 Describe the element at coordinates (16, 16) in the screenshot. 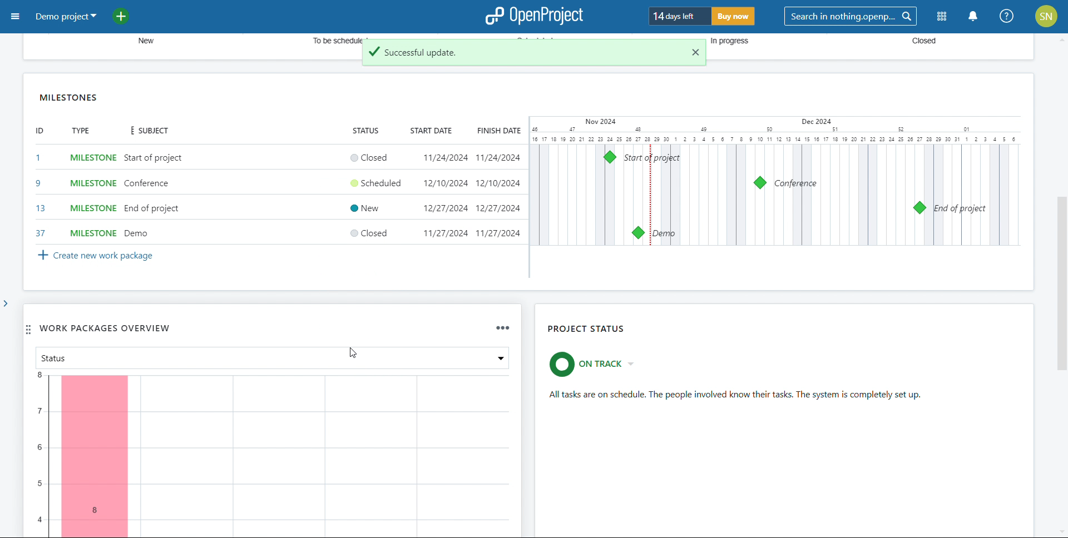

I see `open sidebar menu` at that location.